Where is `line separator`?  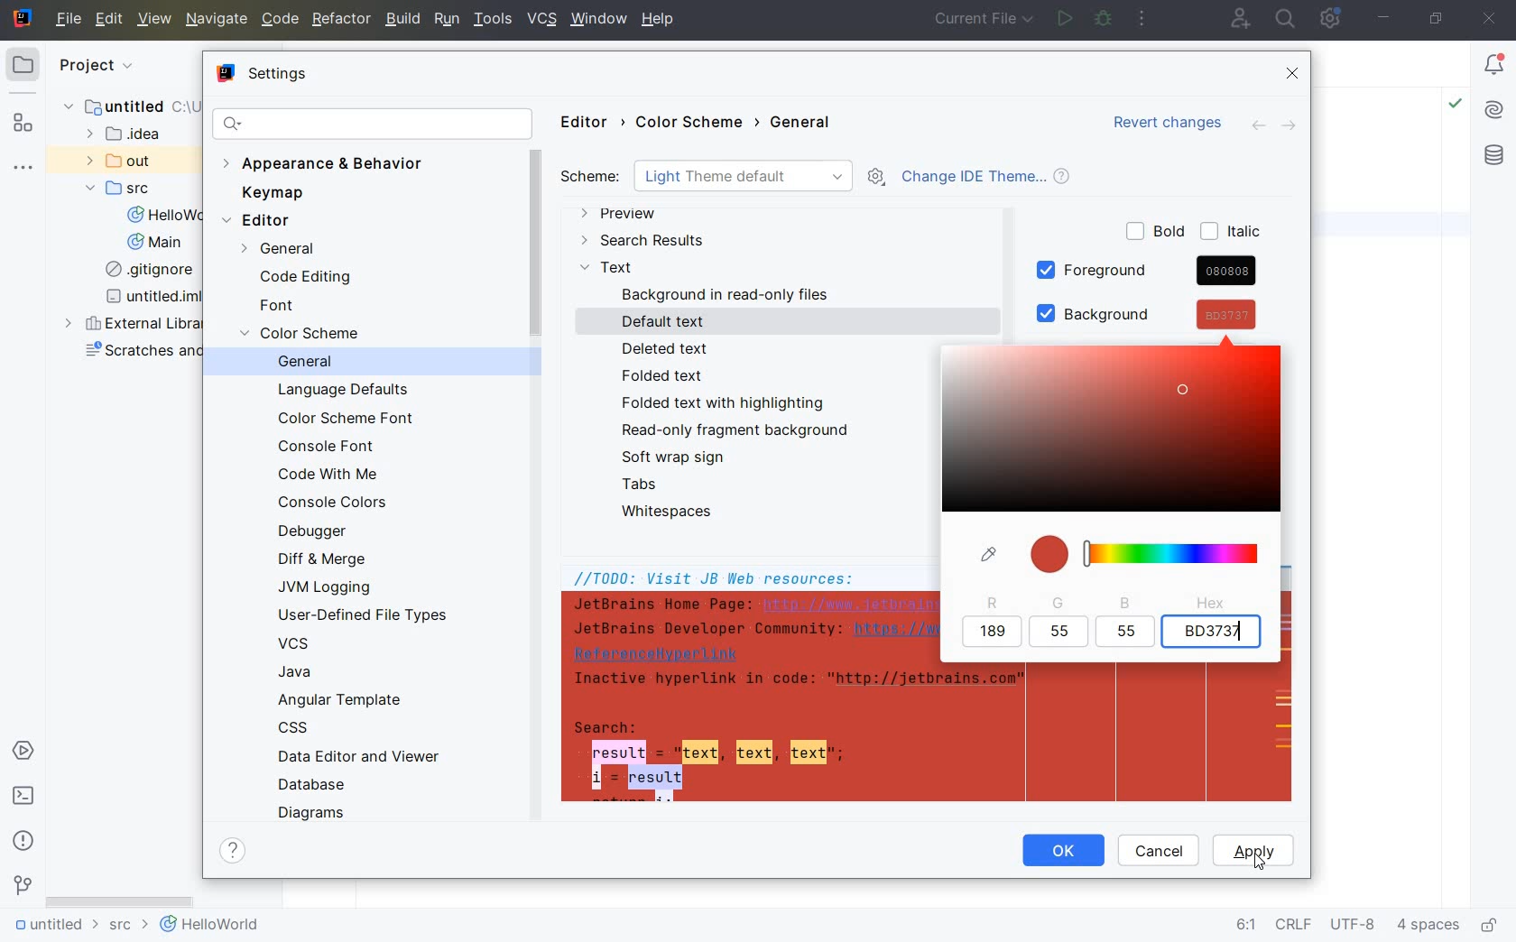
line separator is located at coordinates (1292, 927).